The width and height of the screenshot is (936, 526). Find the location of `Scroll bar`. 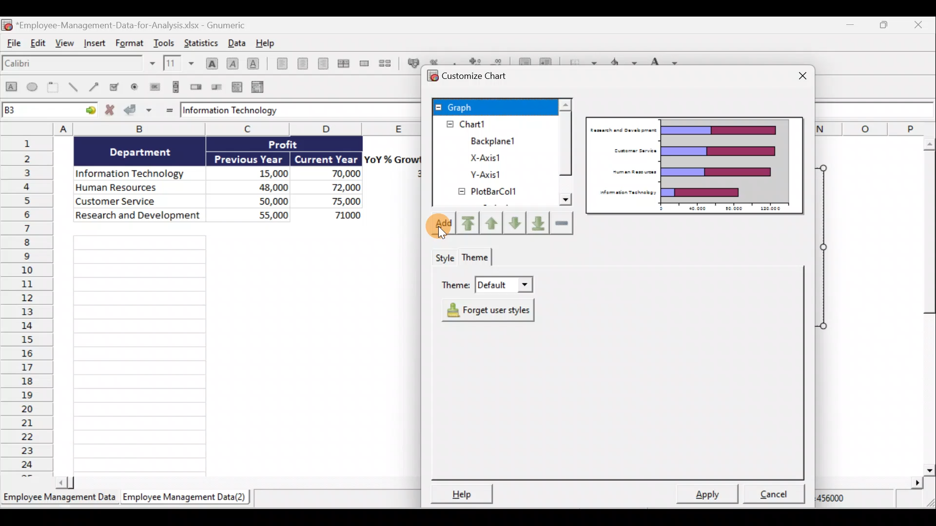

Scroll bar is located at coordinates (925, 304).